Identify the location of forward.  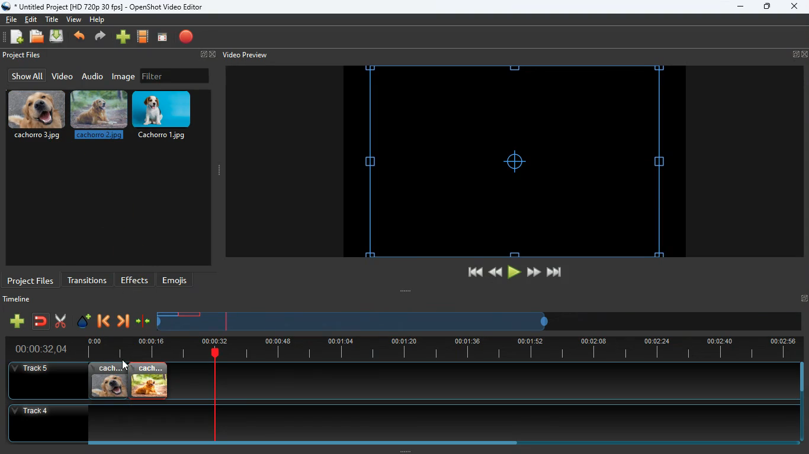
(123, 322).